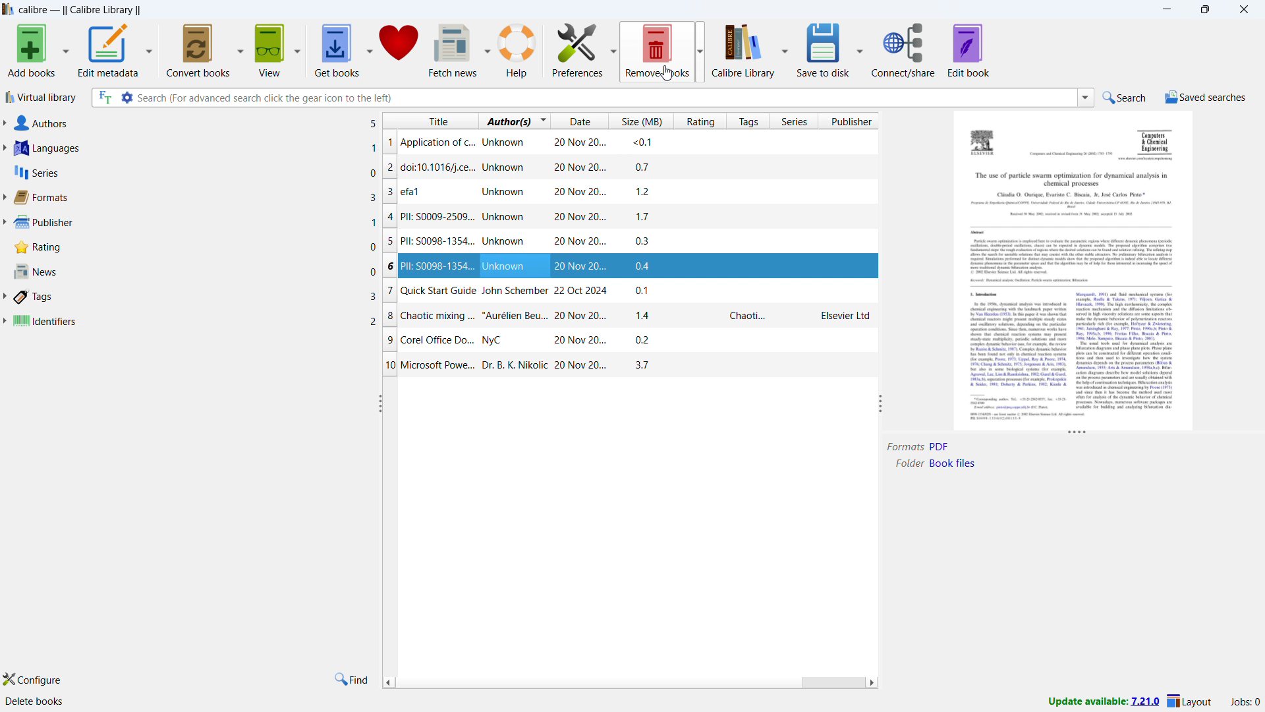  What do you see at coordinates (784, 49) in the screenshot?
I see `calibre library options` at bounding box center [784, 49].